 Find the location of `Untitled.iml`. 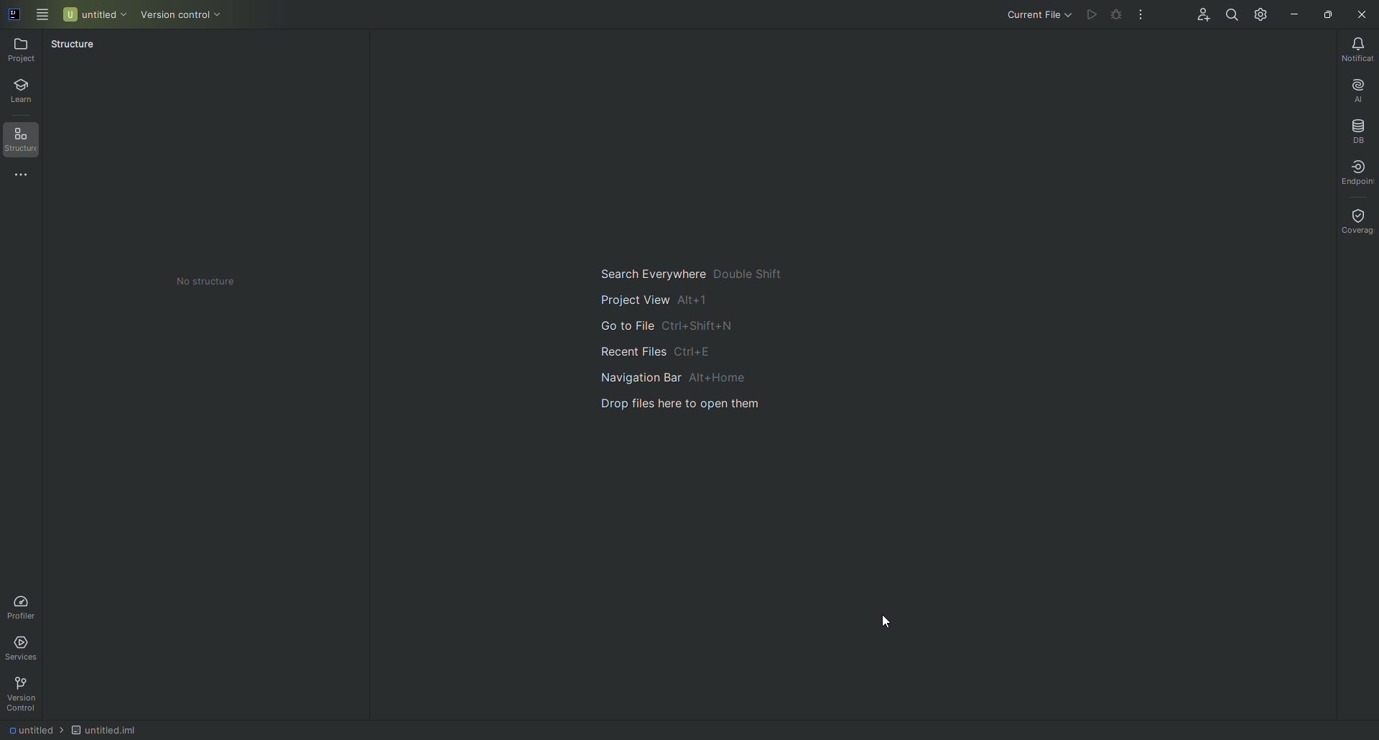

Untitled.iml is located at coordinates (103, 727).